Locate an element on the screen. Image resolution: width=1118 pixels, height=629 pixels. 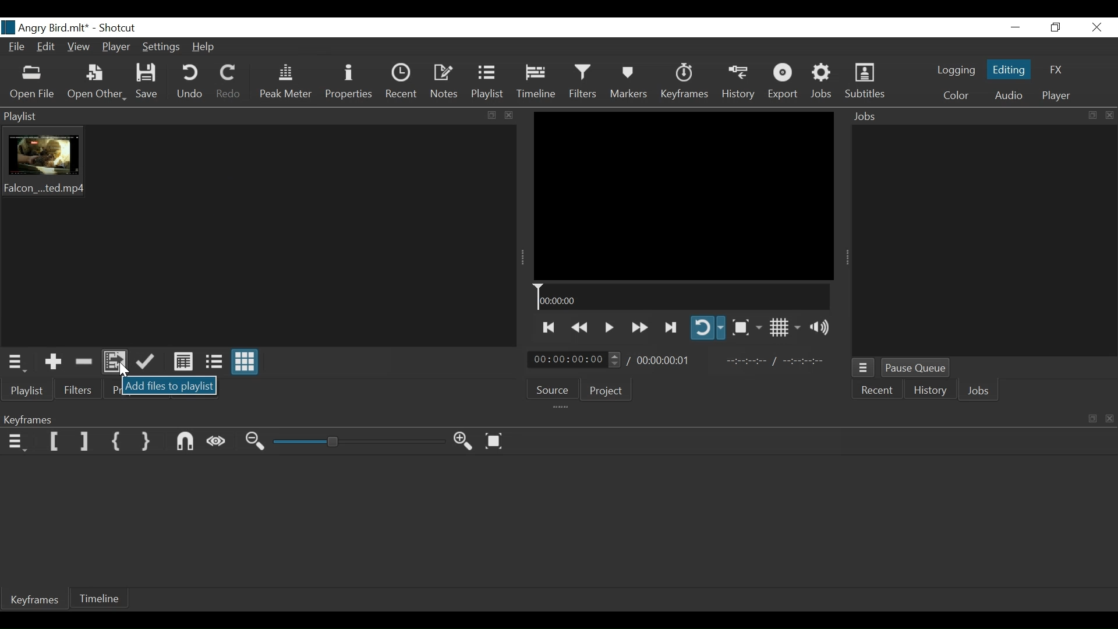
Set First Simple keyframe is located at coordinates (117, 441).